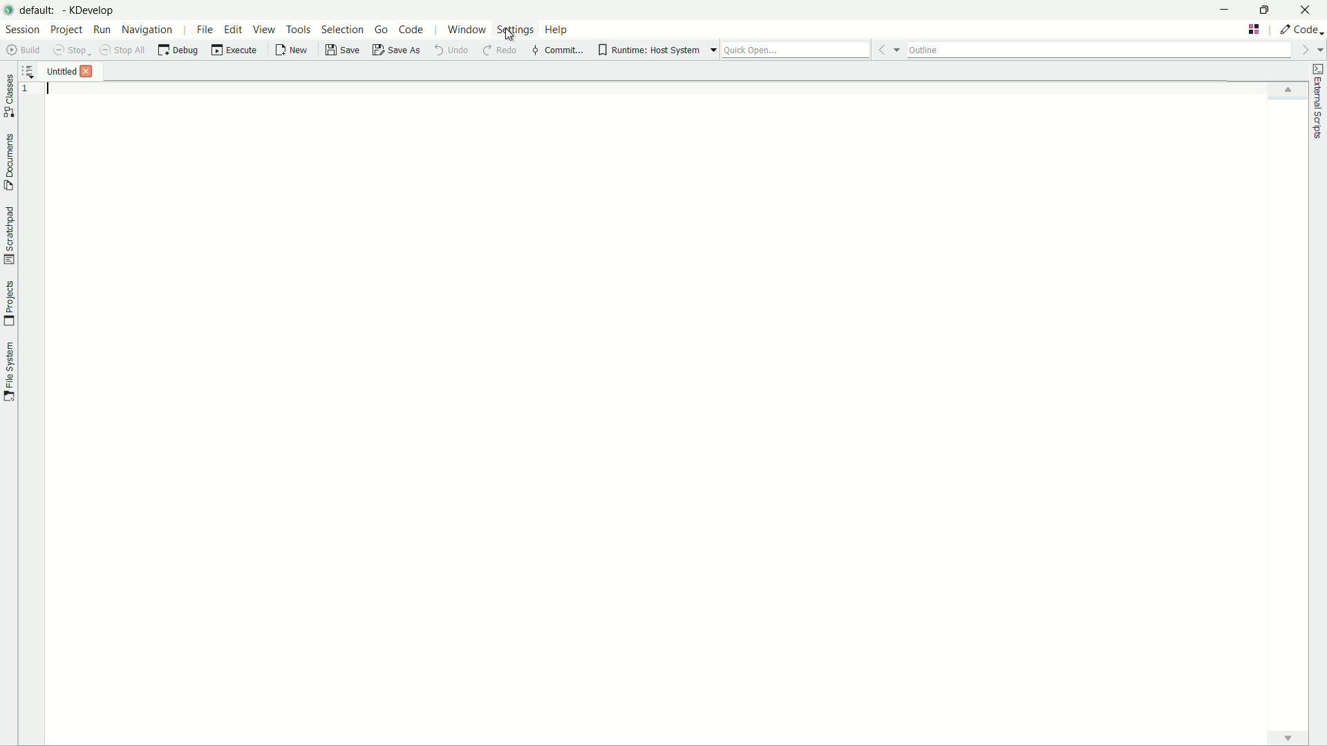  Describe the element at coordinates (63, 71) in the screenshot. I see `untitled` at that location.